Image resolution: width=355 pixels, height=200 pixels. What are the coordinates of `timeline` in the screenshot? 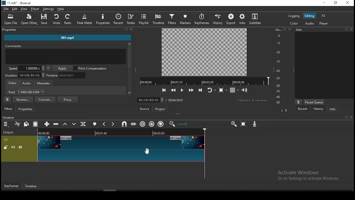 It's located at (204, 81).